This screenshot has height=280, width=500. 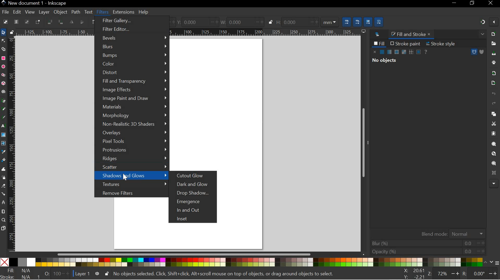 I want to click on SCROLLBAR, so click(x=364, y=143).